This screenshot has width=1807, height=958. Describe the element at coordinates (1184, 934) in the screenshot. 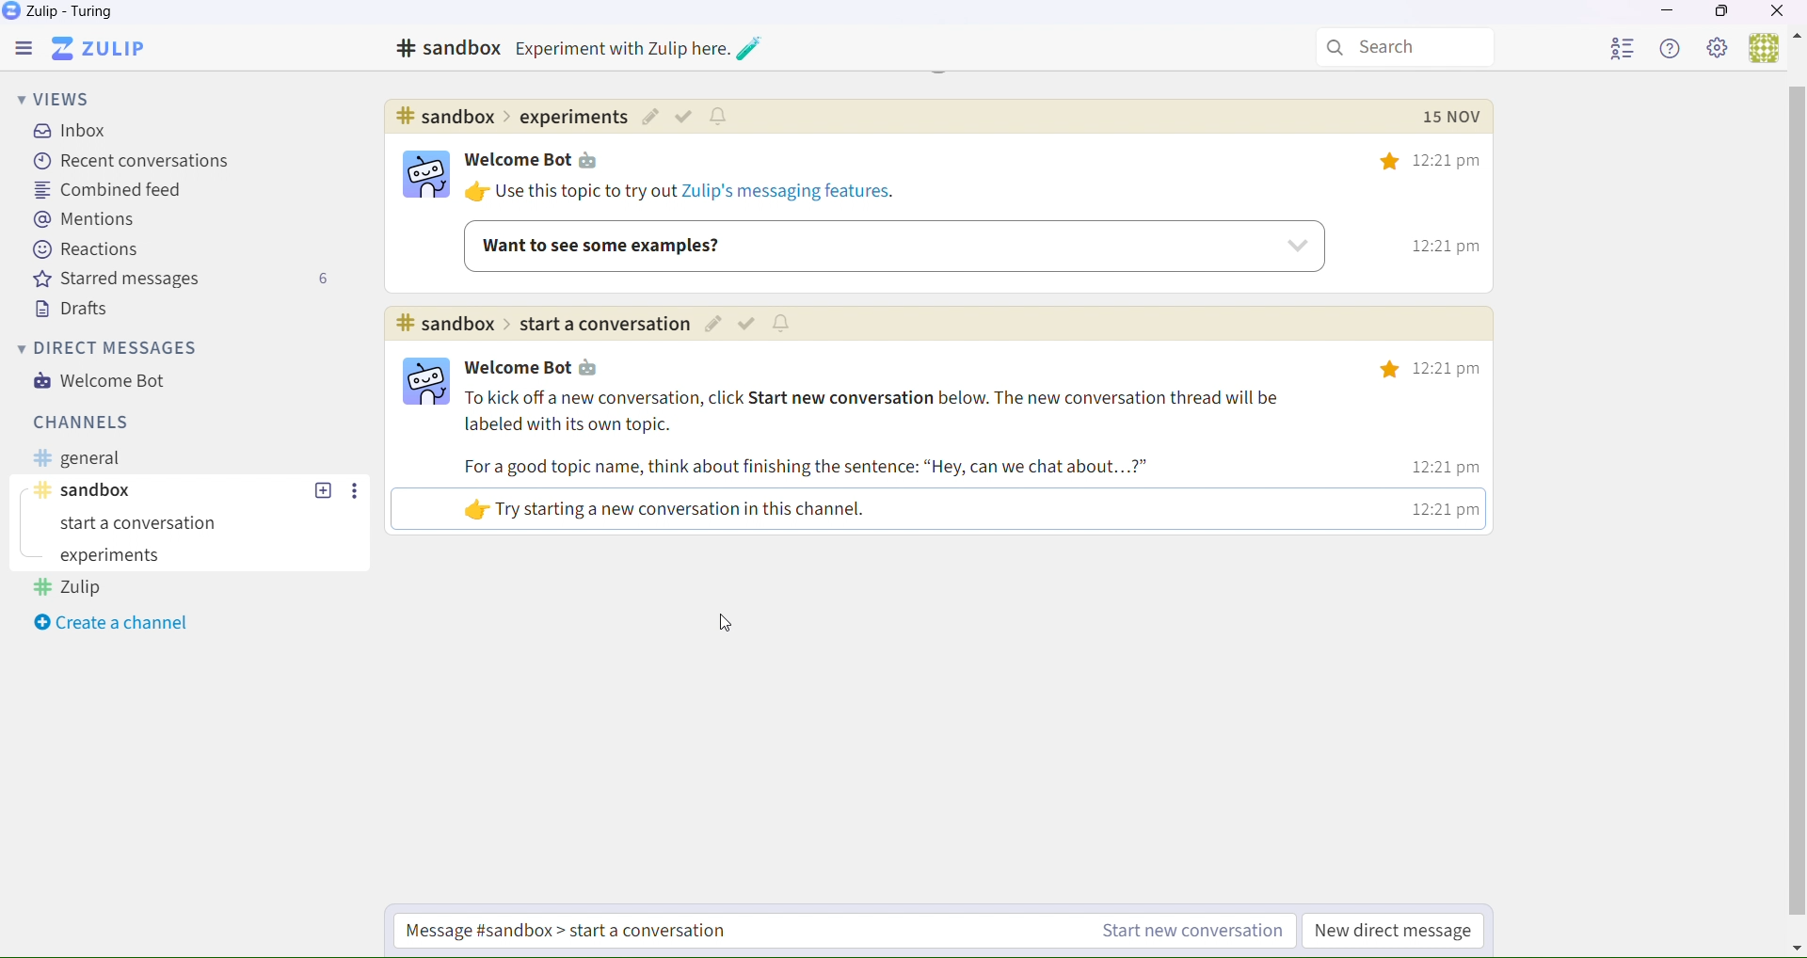

I see `Start a new conversation` at that location.